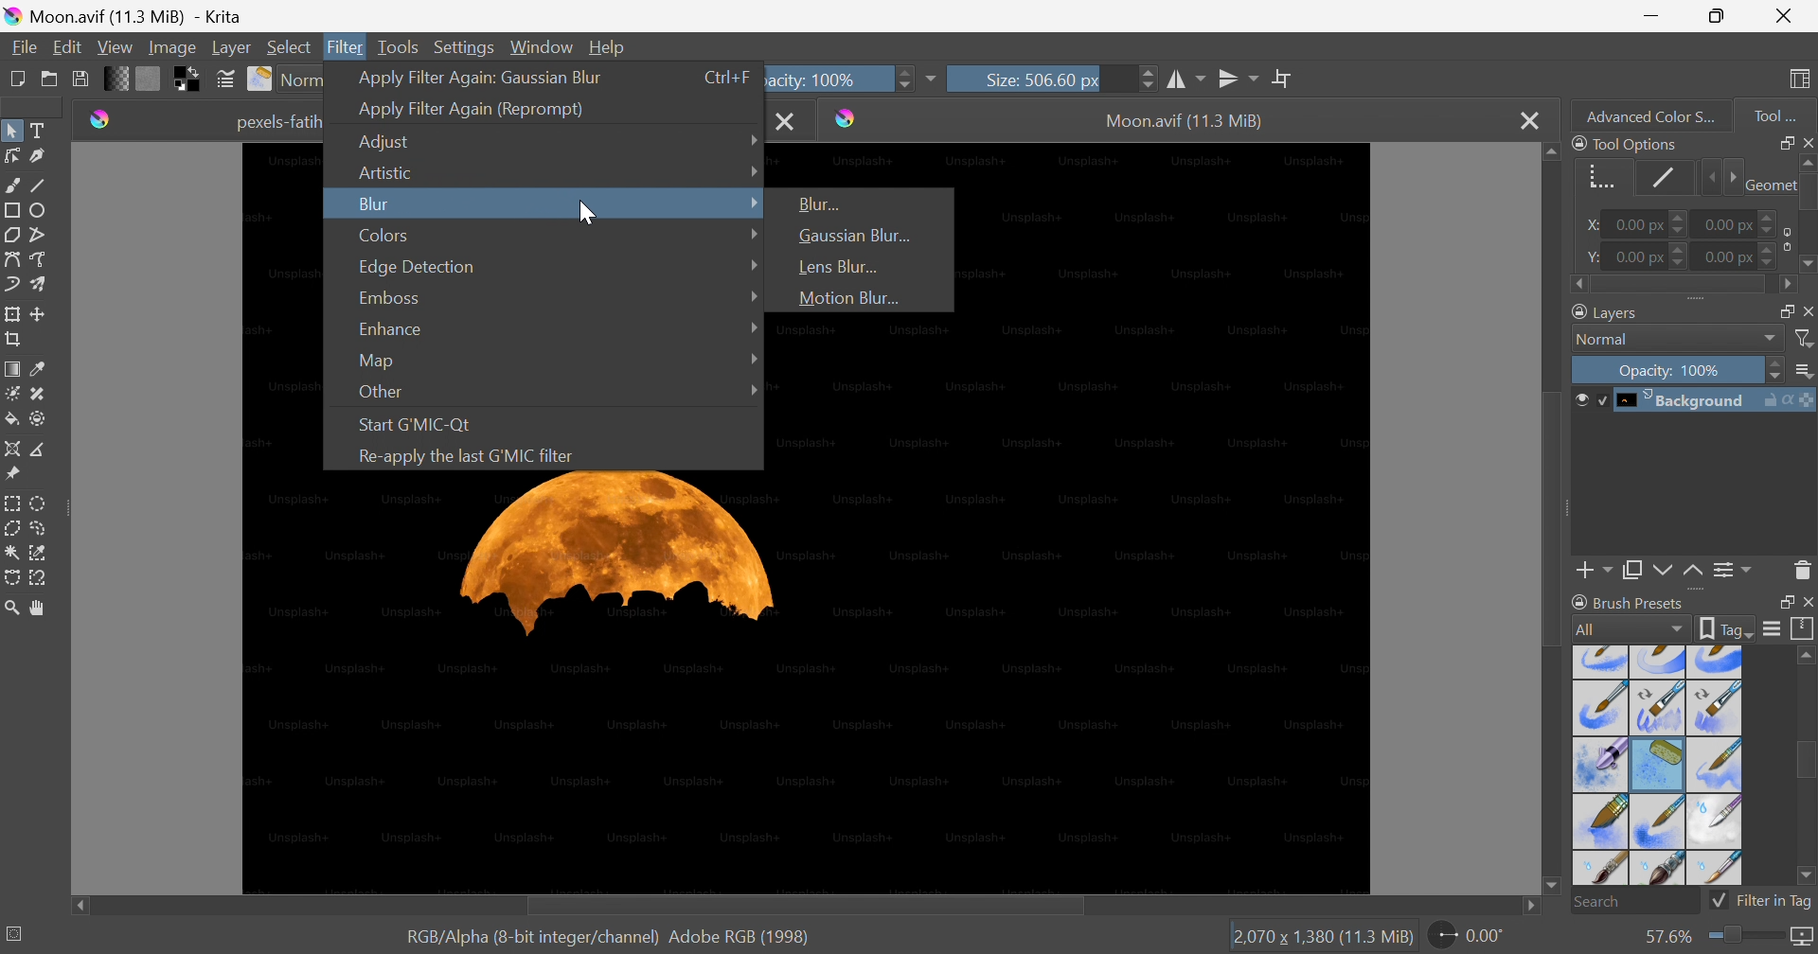 Image resolution: width=1818 pixels, height=954 pixels. I want to click on Colorize mask tool, so click(11, 394).